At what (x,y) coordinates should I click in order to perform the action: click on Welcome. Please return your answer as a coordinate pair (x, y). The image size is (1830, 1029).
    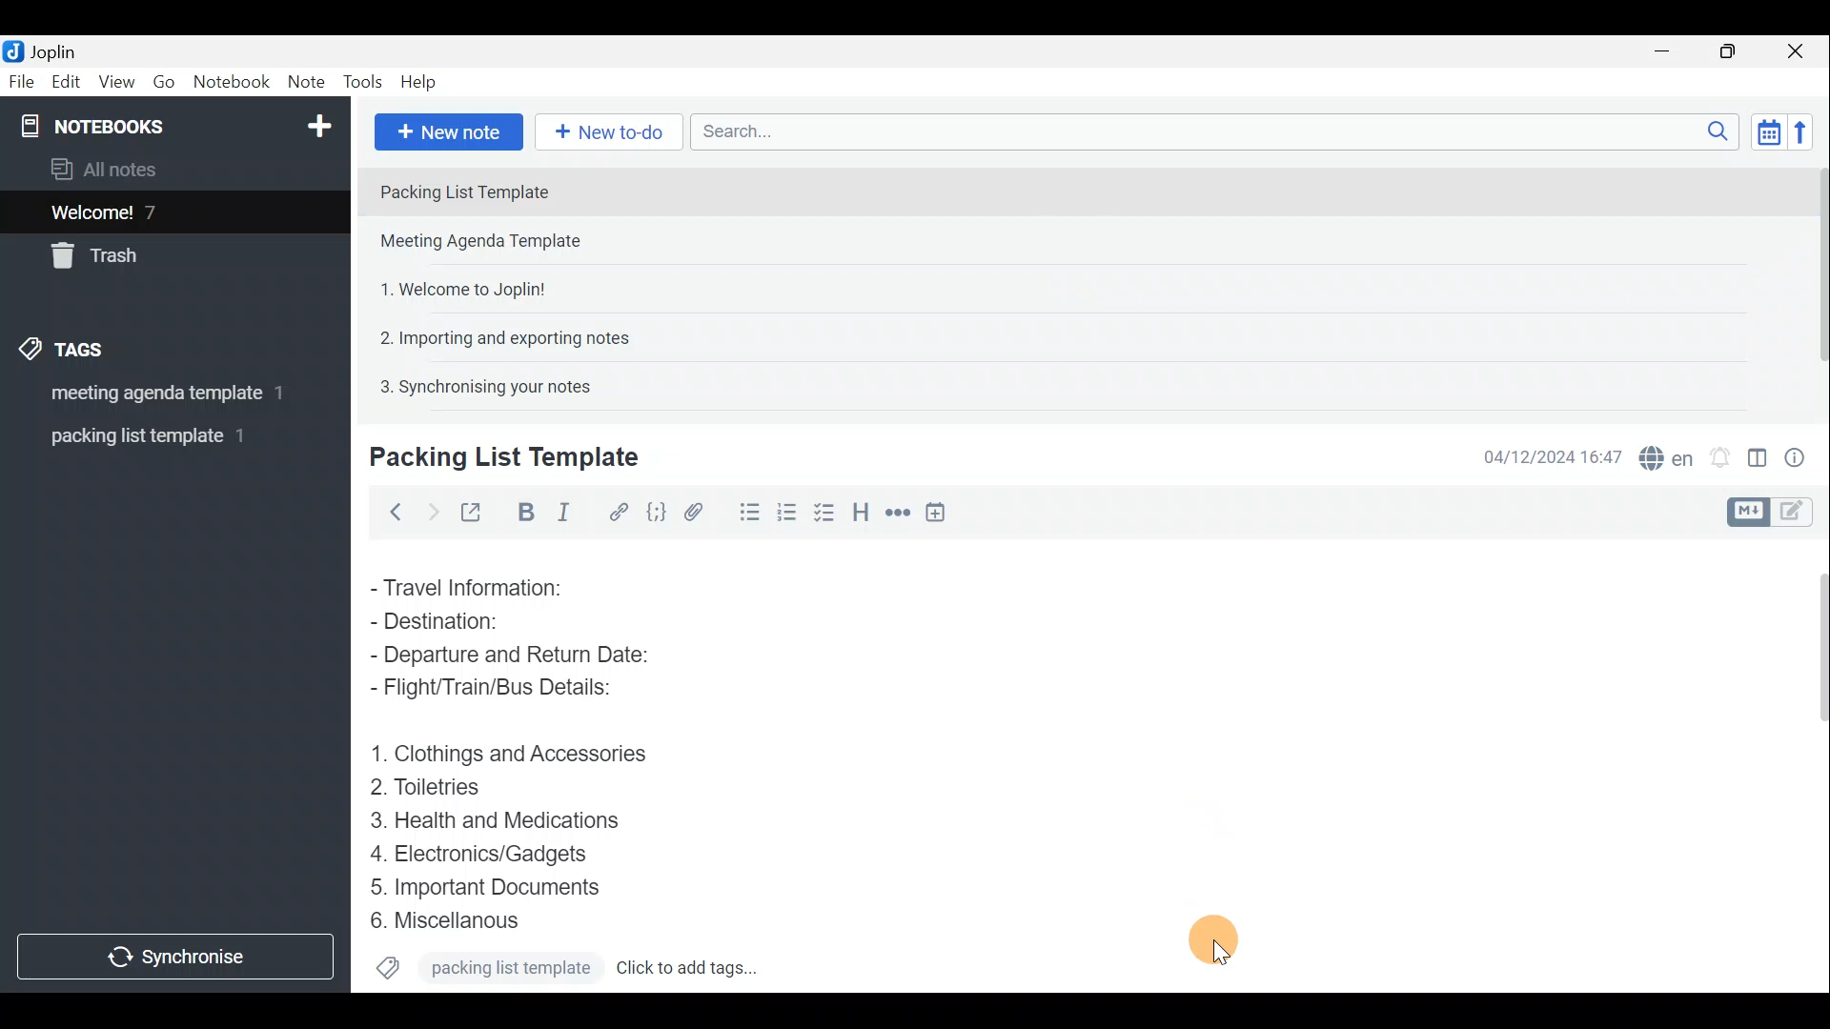
    Looking at the image, I should click on (146, 212).